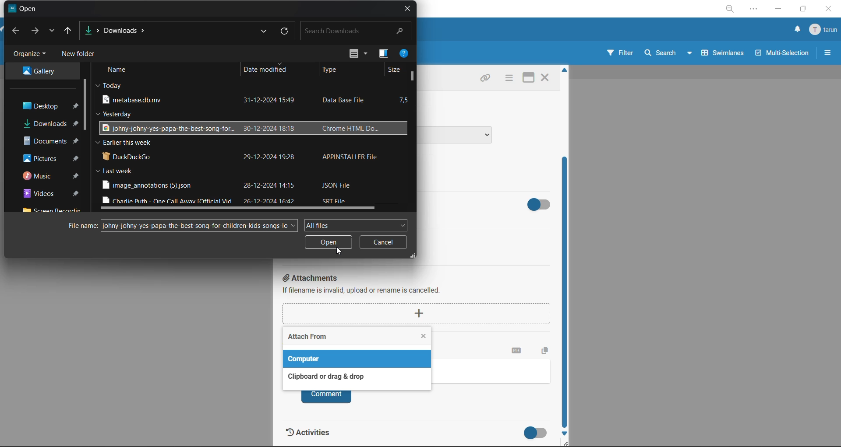  I want to click on music, so click(42, 176).